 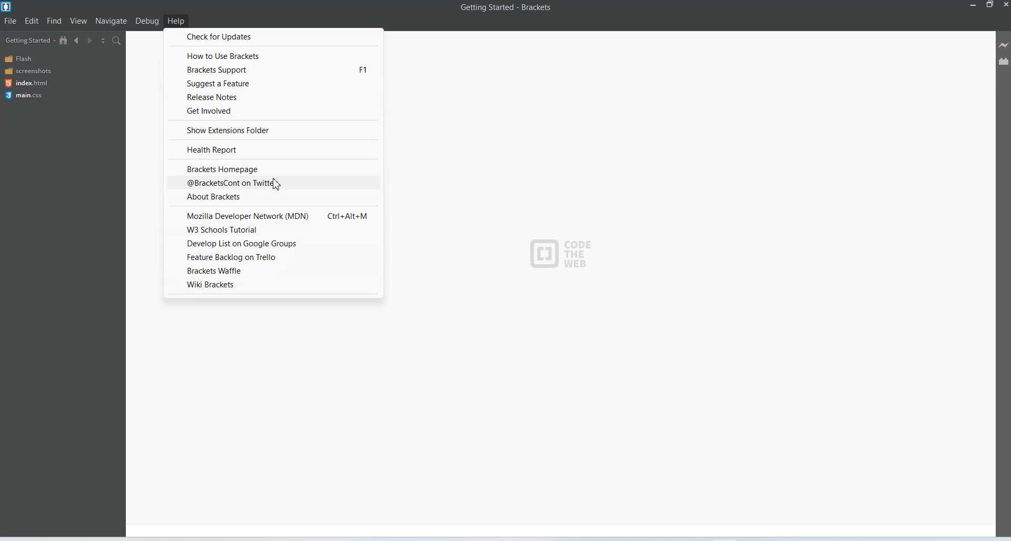 What do you see at coordinates (117, 41) in the screenshot?
I see `Find in files` at bounding box center [117, 41].